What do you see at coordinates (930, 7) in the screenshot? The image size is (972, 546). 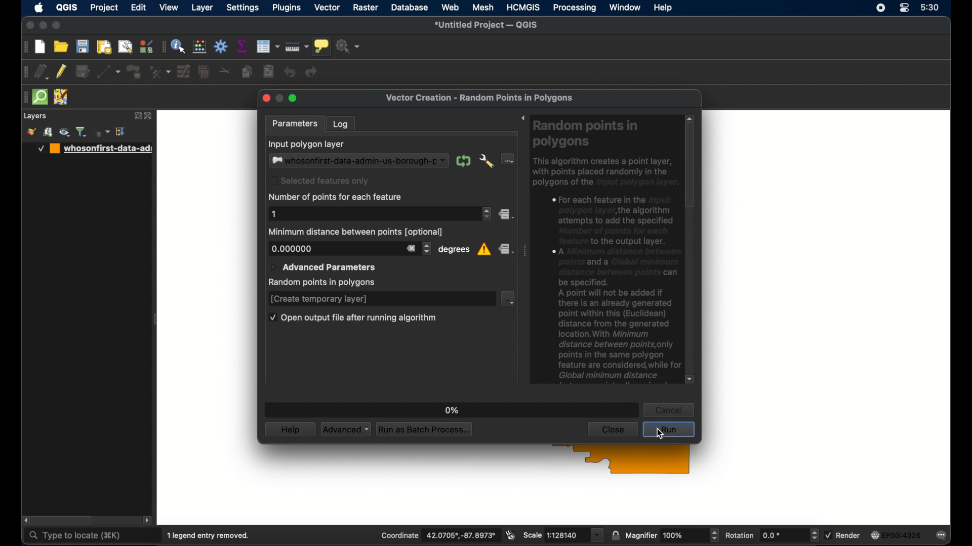 I see `time` at bounding box center [930, 7].